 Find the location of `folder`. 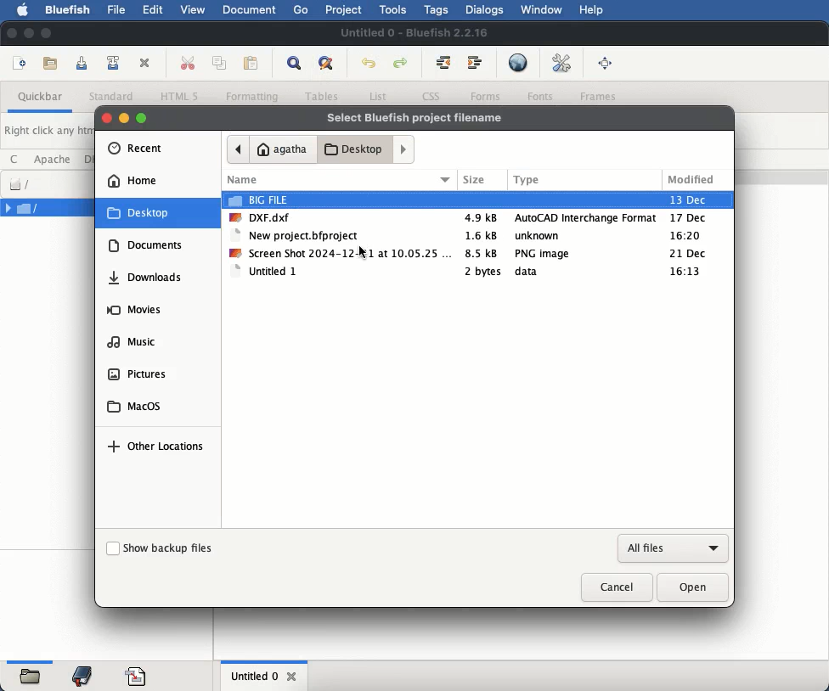

folder is located at coordinates (30, 677).